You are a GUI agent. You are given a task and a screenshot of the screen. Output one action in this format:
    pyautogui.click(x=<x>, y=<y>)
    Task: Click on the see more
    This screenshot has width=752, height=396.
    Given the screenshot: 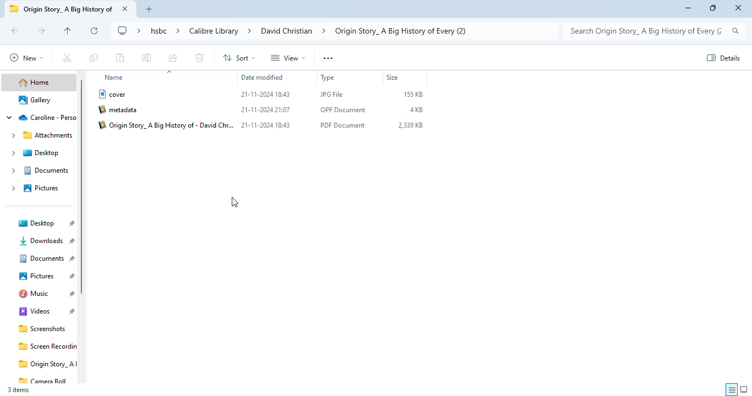 What is the action you would take?
    pyautogui.click(x=329, y=58)
    